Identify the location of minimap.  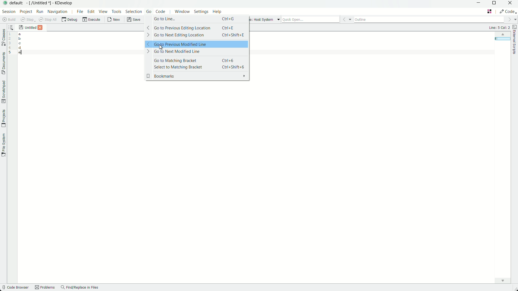
(502, 35).